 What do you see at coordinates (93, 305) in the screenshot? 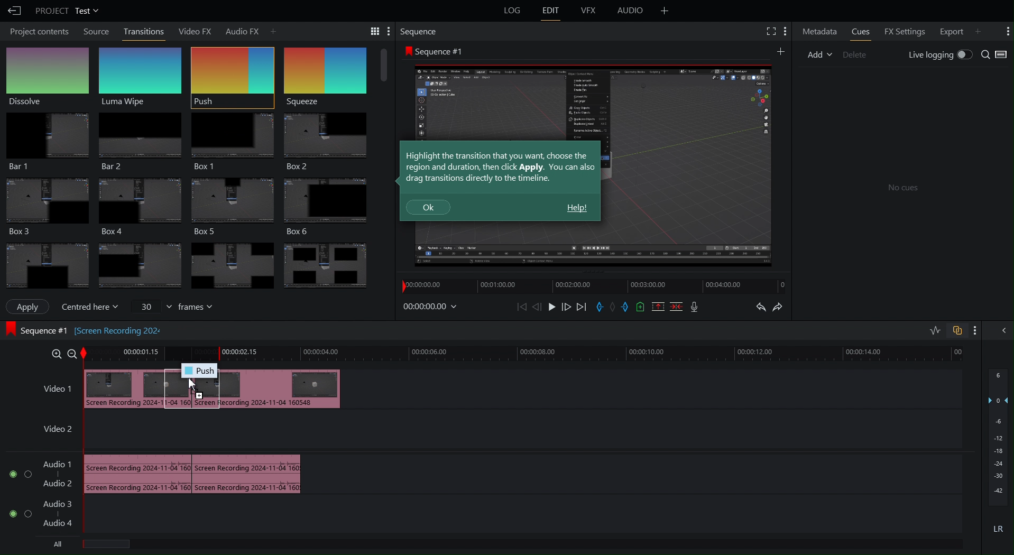
I see `Centered here` at bounding box center [93, 305].